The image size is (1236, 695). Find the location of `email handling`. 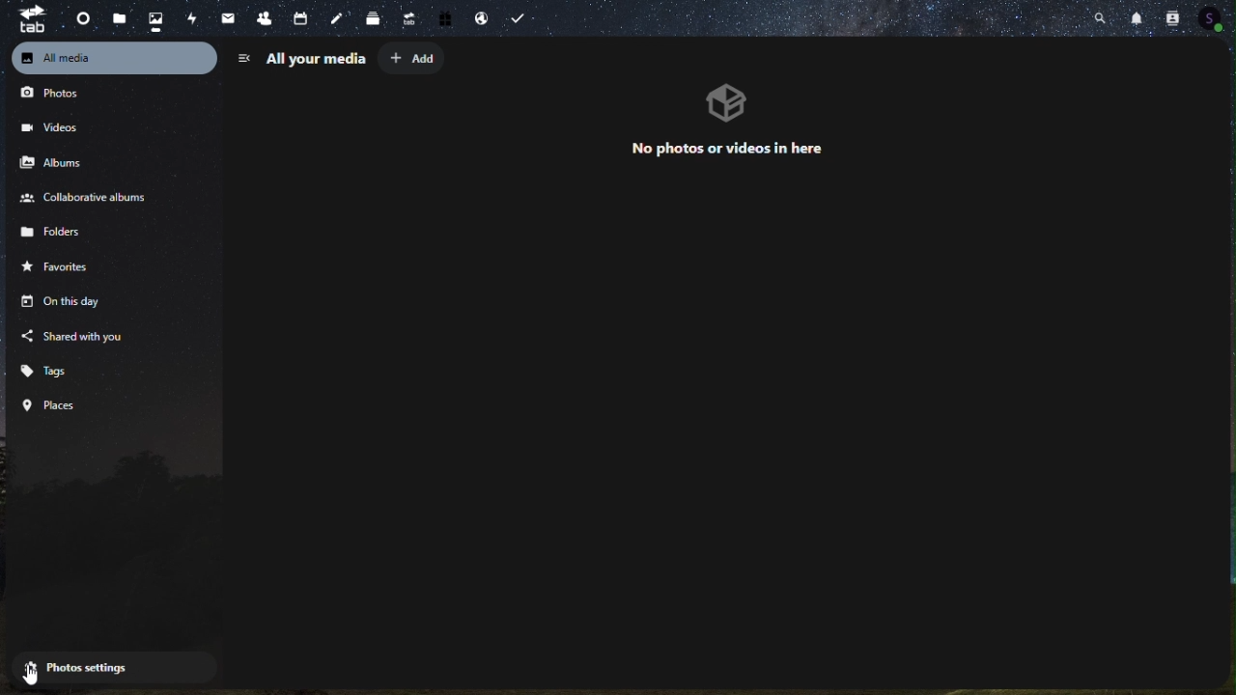

email handling is located at coordinates (483, 18).